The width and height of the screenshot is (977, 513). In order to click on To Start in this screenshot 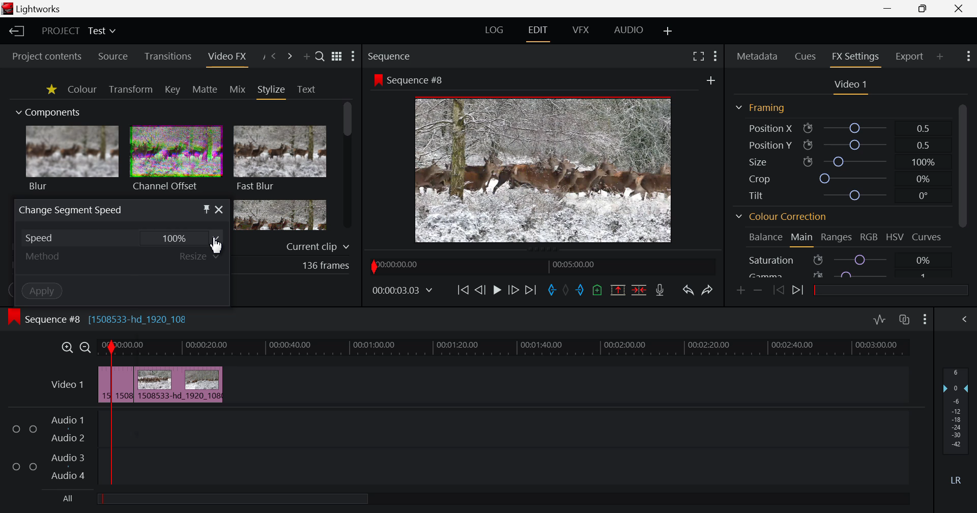, I will do `click(463, 290)`.